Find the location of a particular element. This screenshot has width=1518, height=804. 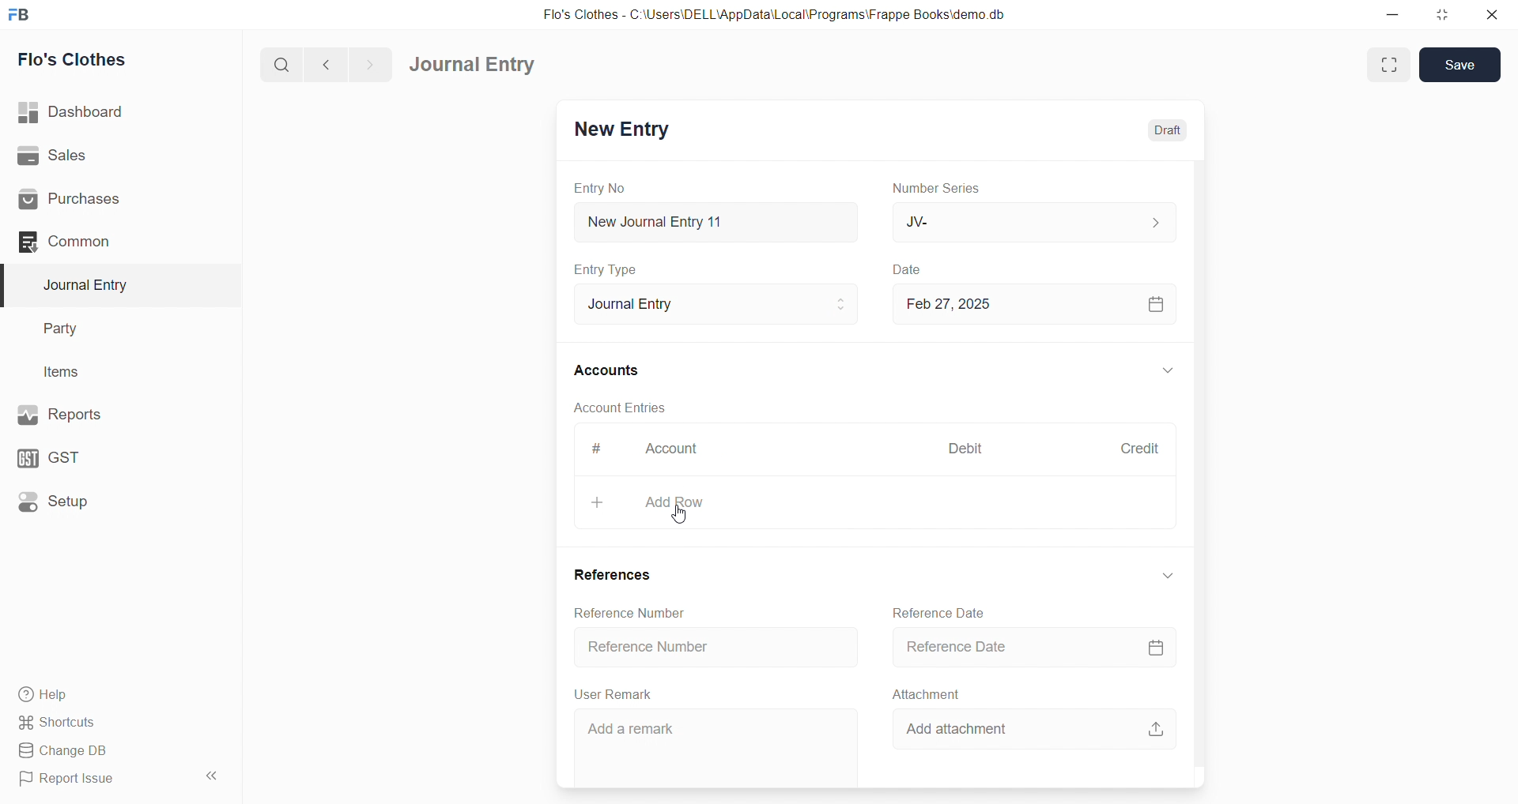

Account is located at coordinates (678, 447).